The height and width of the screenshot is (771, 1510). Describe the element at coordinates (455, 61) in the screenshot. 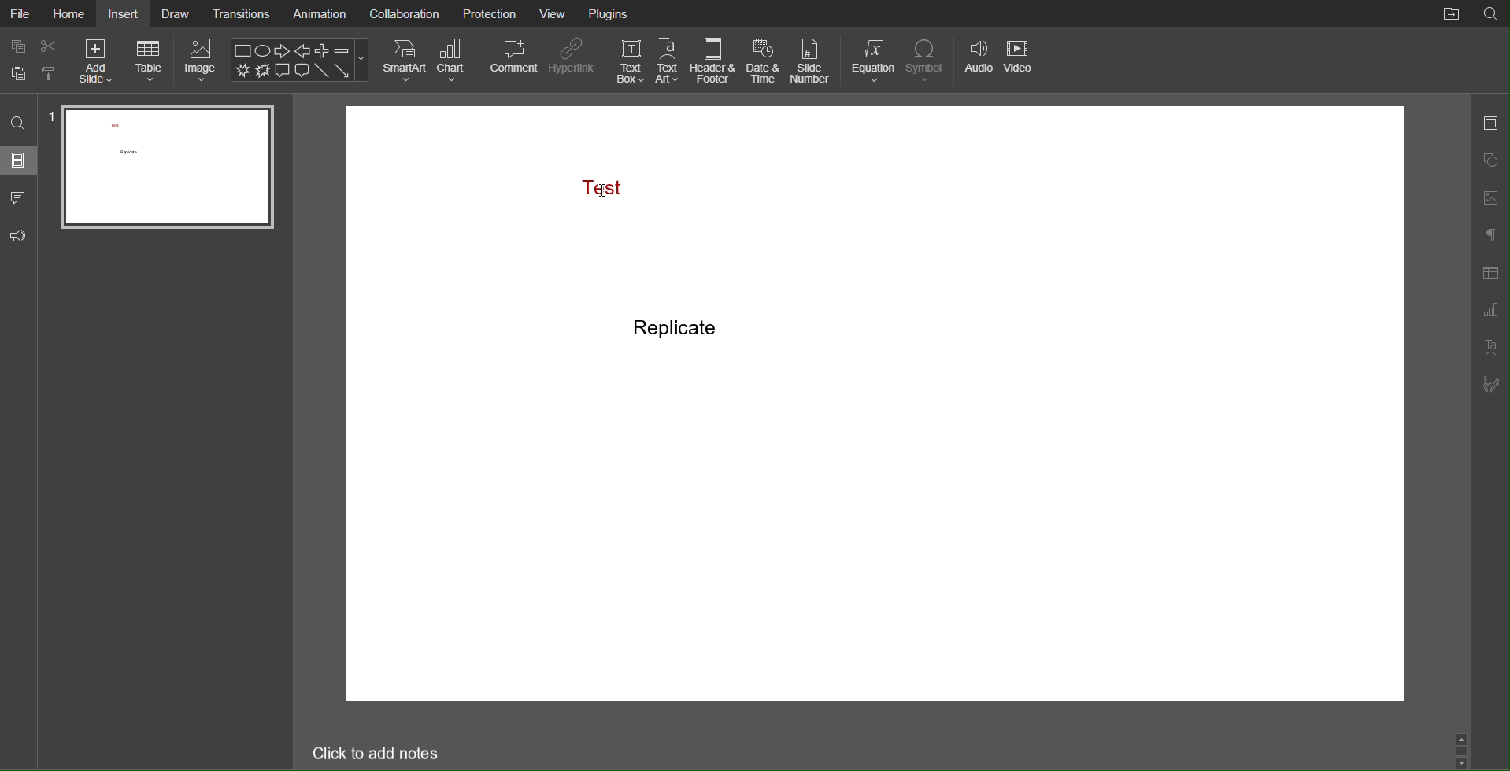

I see `Chart` at that location.